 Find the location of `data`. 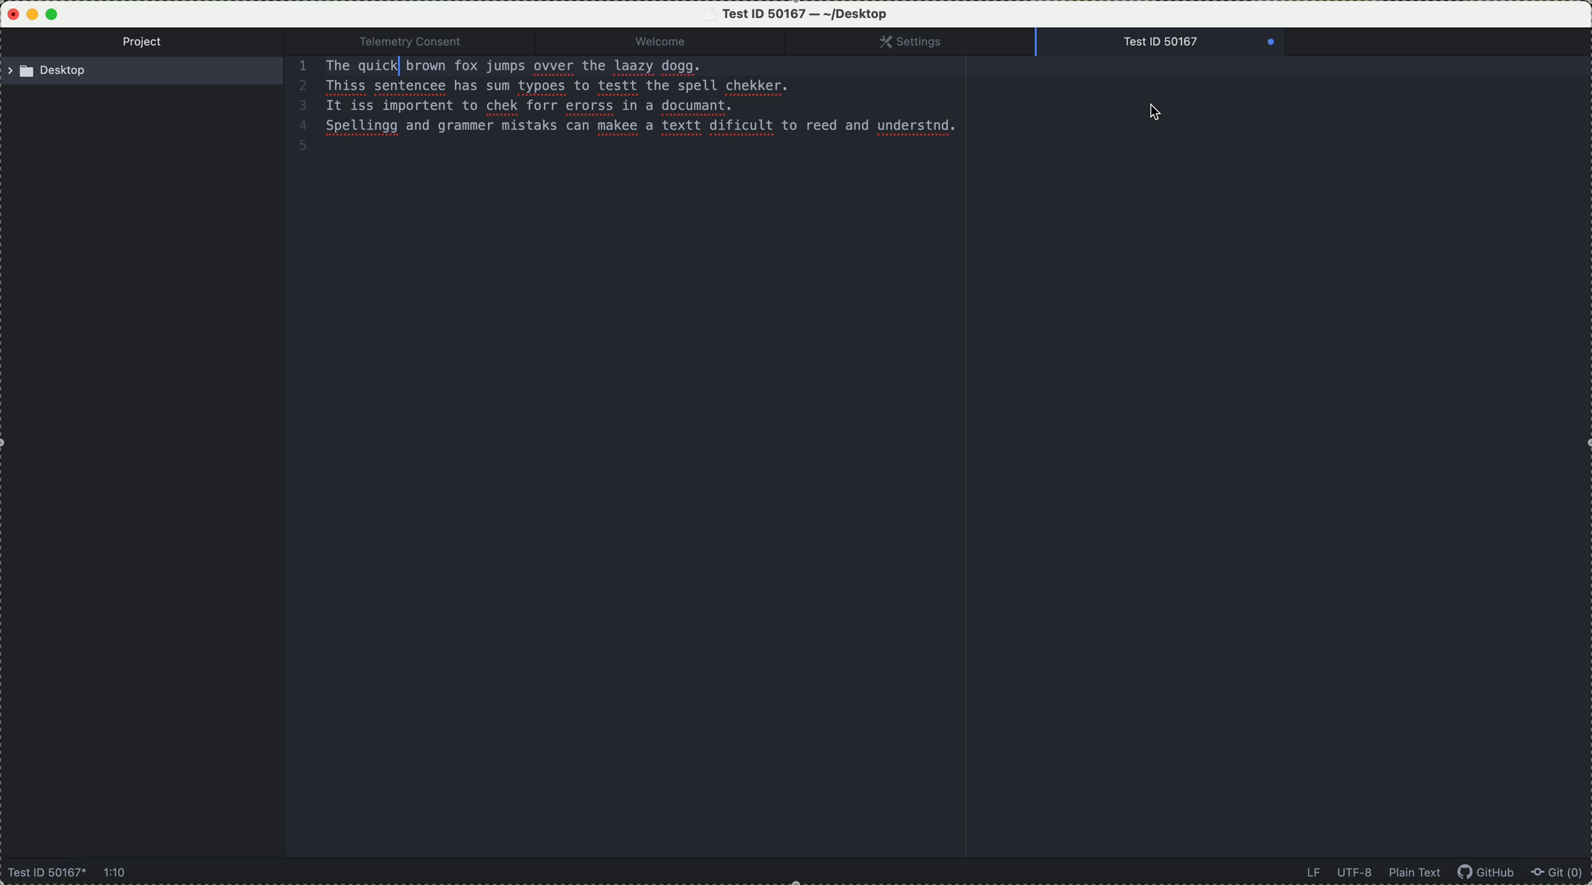

data is located at coordinates (1372, 873).